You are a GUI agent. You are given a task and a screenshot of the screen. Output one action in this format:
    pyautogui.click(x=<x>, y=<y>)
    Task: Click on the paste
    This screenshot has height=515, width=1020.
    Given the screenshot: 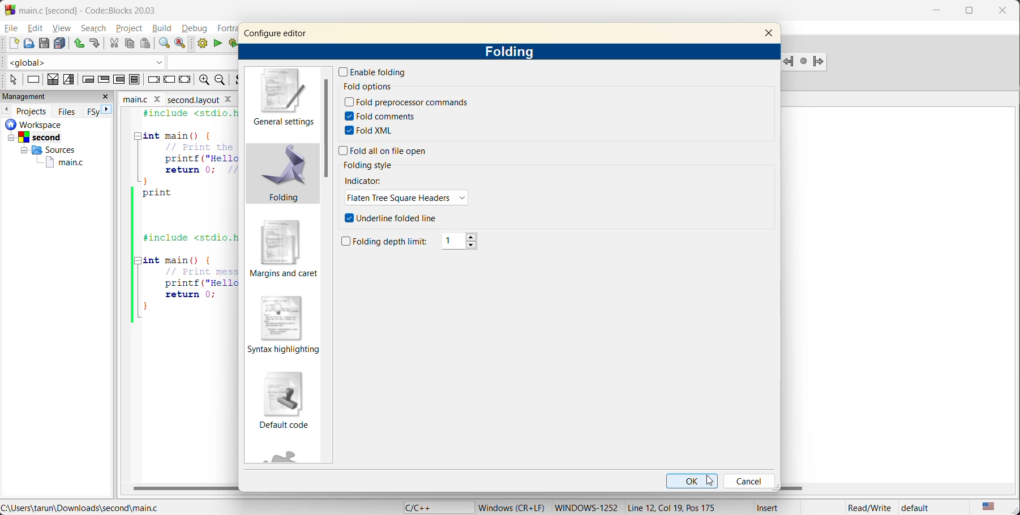 What is the action you would take?
    pyautogui.click(x=145, y=44)
    